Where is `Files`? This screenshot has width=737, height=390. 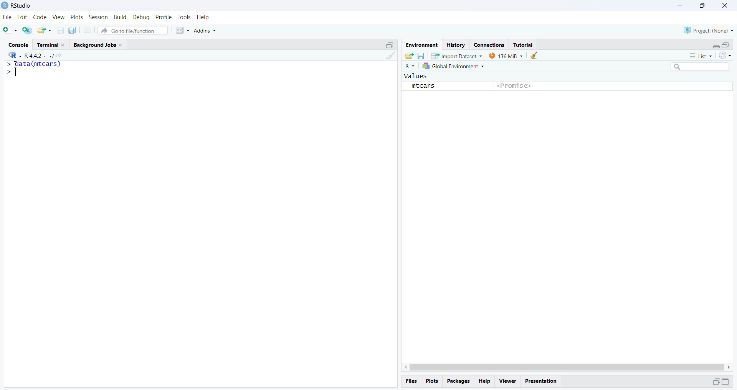 Files is located at coordinates (413, 381).